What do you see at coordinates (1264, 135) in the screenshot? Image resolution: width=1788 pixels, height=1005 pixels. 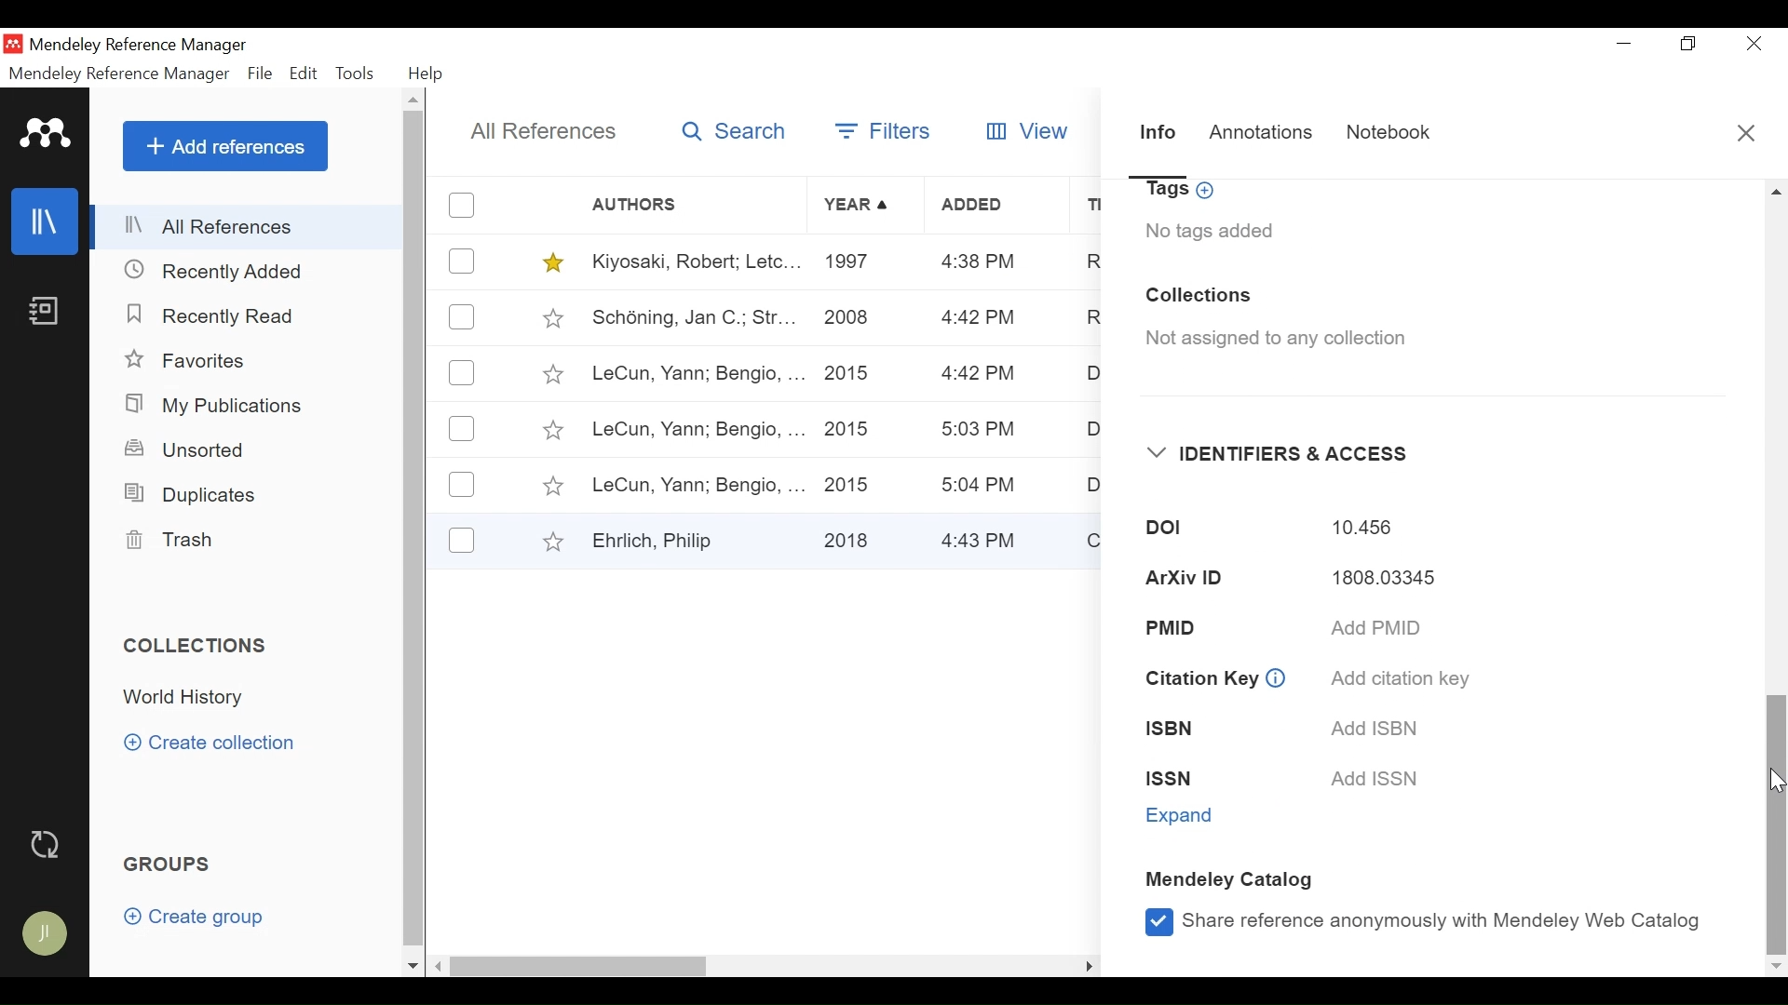 I see `Annotation` at bounding box center [1264, 135].